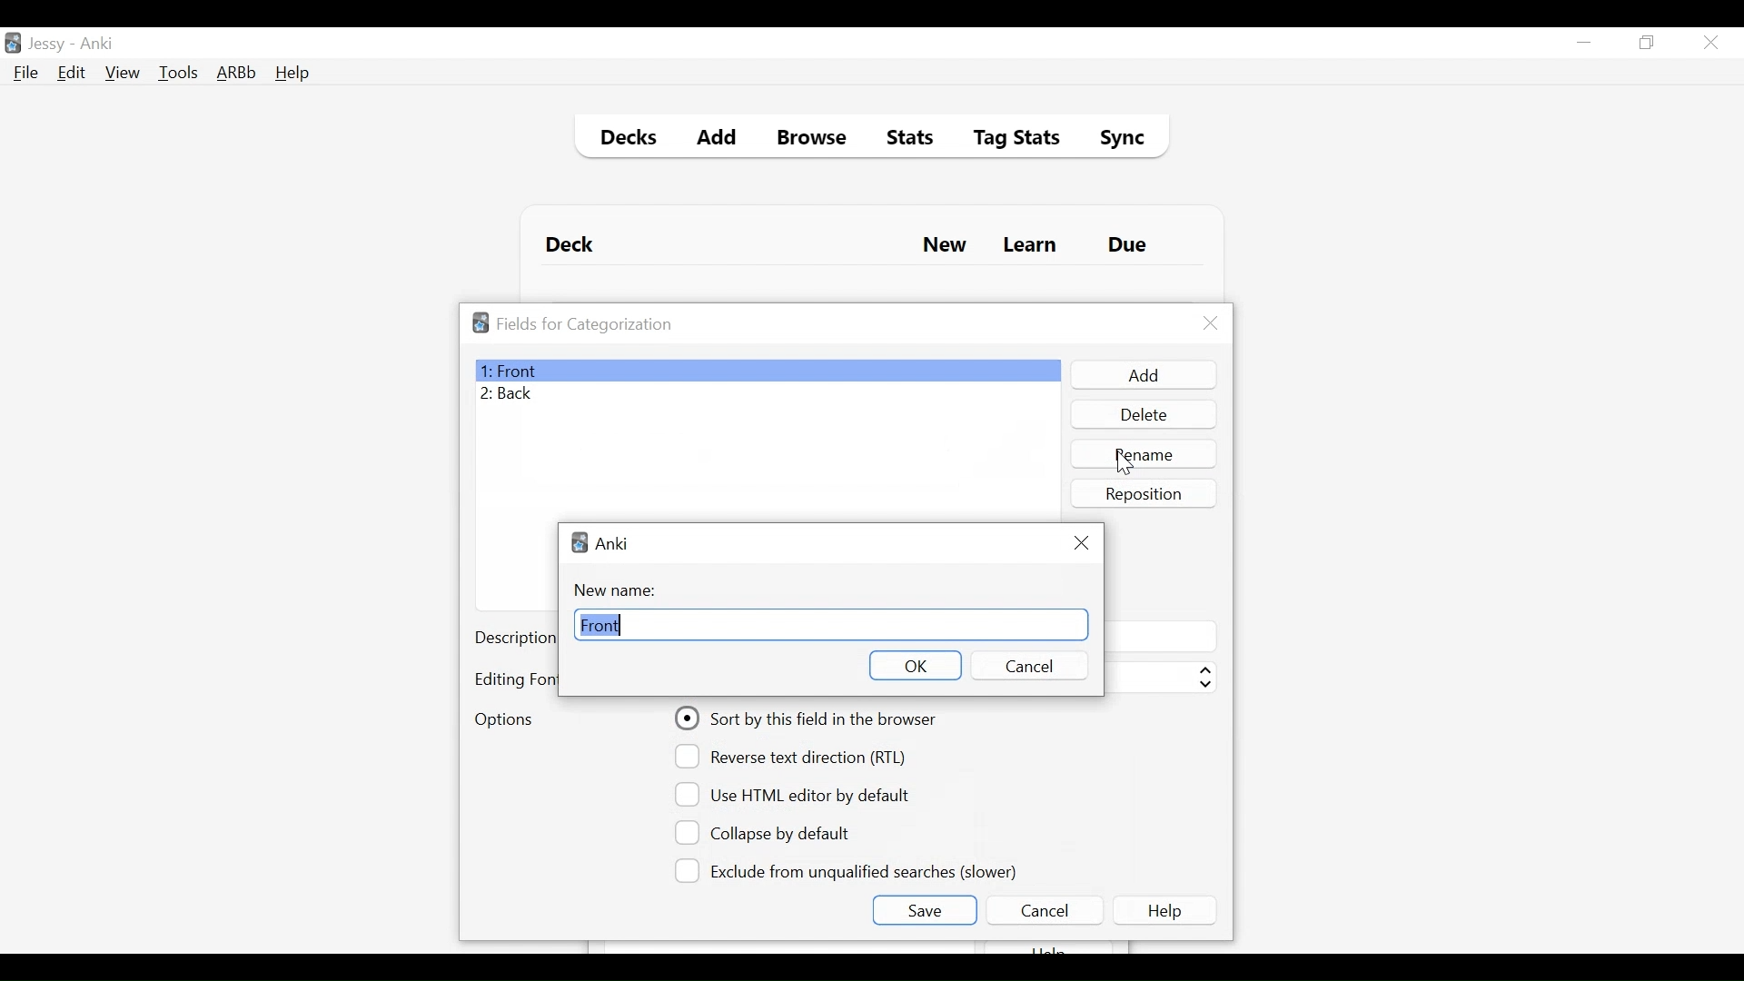  Describe the element at coordinates (1143, 416) in the screenshot. I see `Delete` at that location.